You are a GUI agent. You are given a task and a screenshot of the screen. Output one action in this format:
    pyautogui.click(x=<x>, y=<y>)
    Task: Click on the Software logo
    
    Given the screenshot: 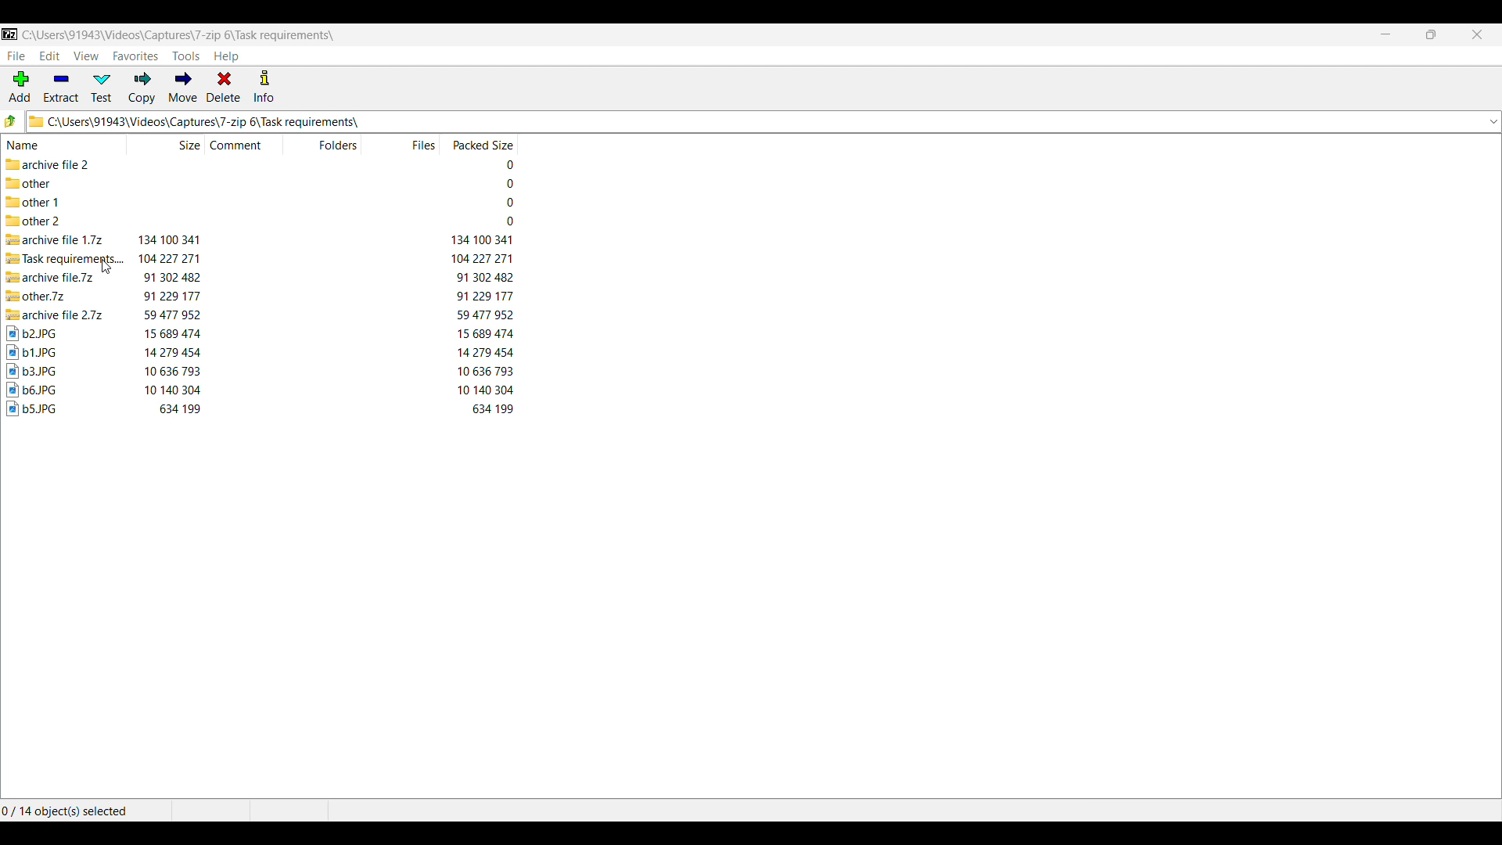 What is the action you would take?
    pyautogui.click(x=10, y=34)
    